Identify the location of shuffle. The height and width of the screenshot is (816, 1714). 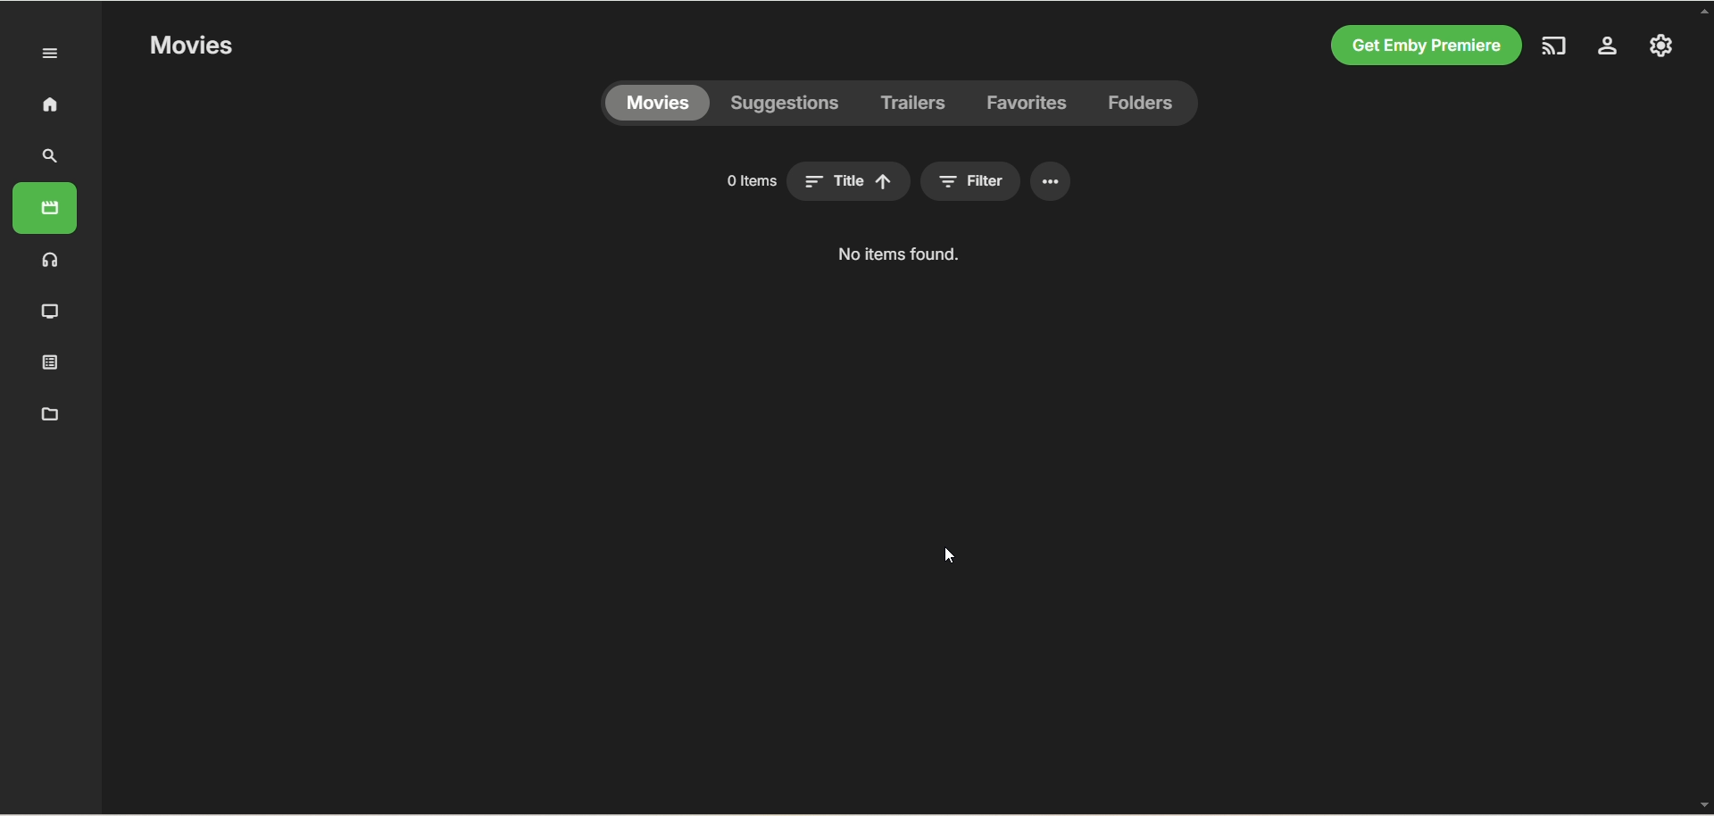
(828, 181).